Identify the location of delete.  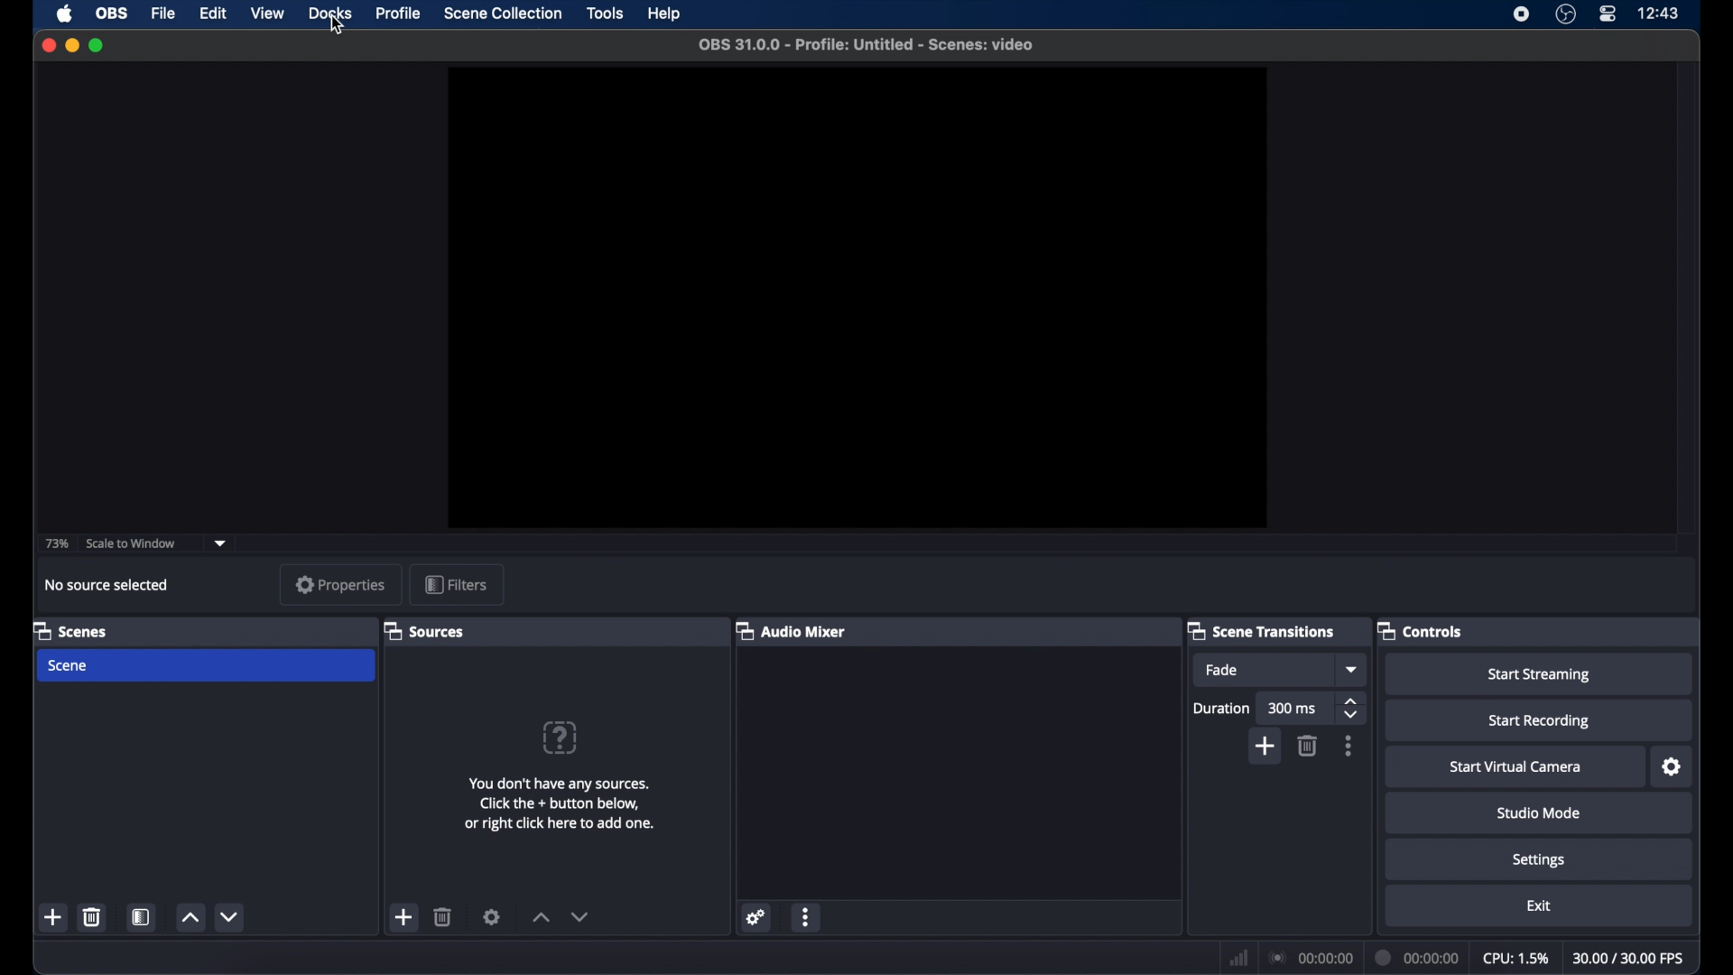
(1309, 746).